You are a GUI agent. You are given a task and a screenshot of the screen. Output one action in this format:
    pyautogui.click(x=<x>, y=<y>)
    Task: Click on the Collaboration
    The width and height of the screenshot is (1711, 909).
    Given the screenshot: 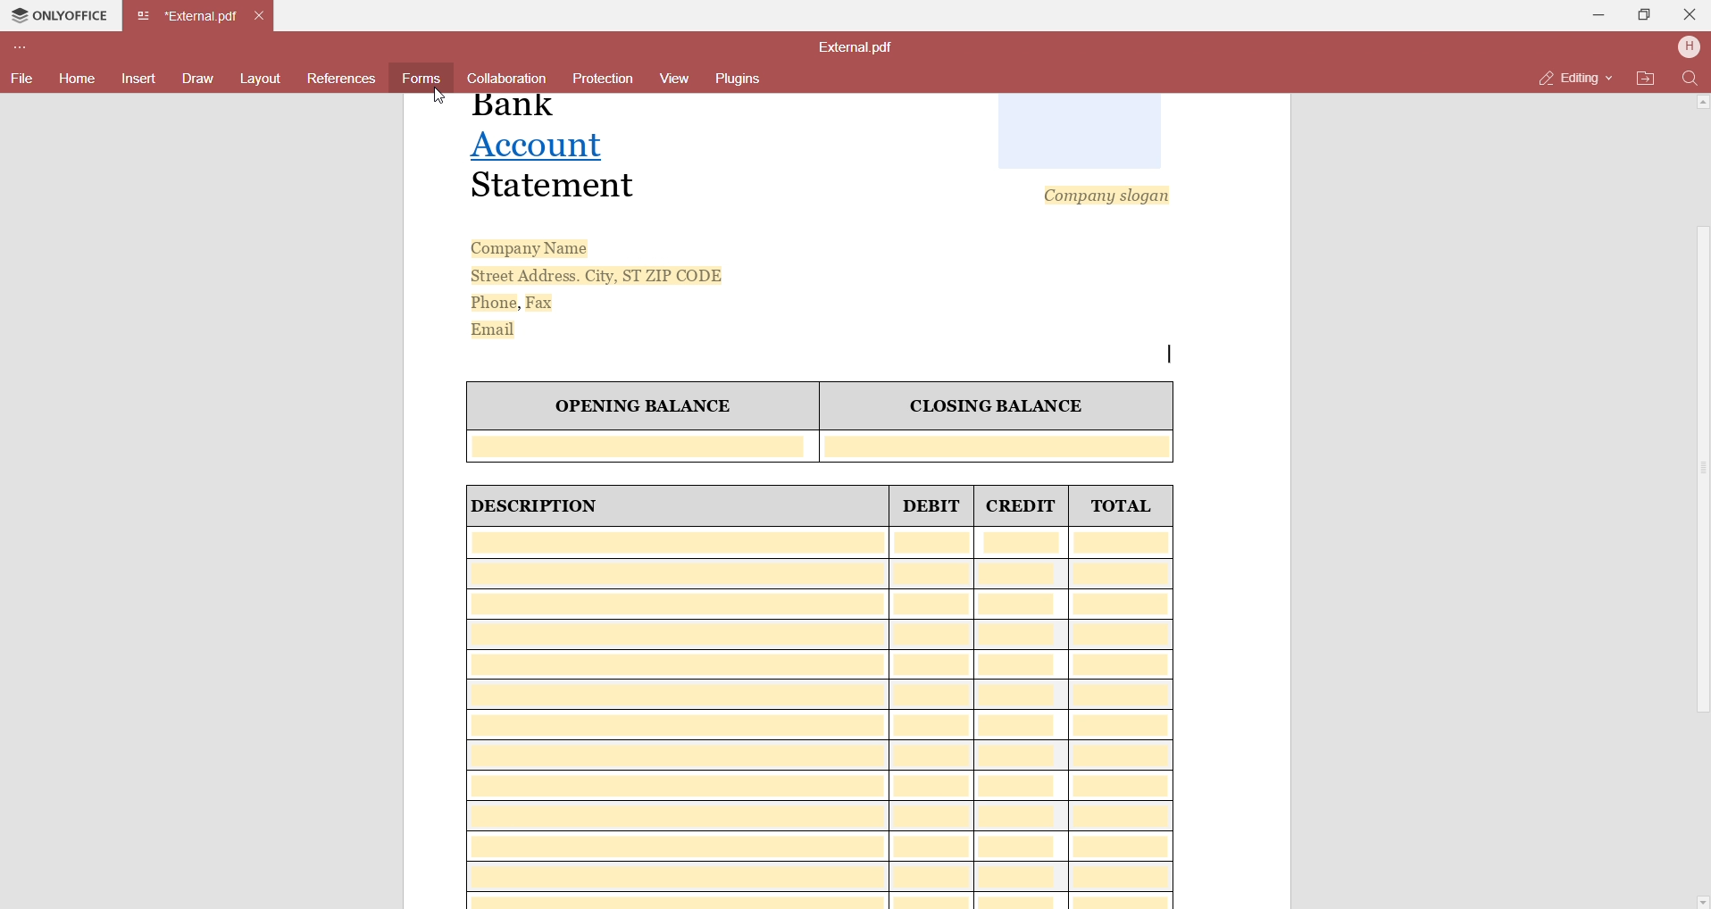 What is the action you would take?
    pyautogui.click(x=512, y=78)
    